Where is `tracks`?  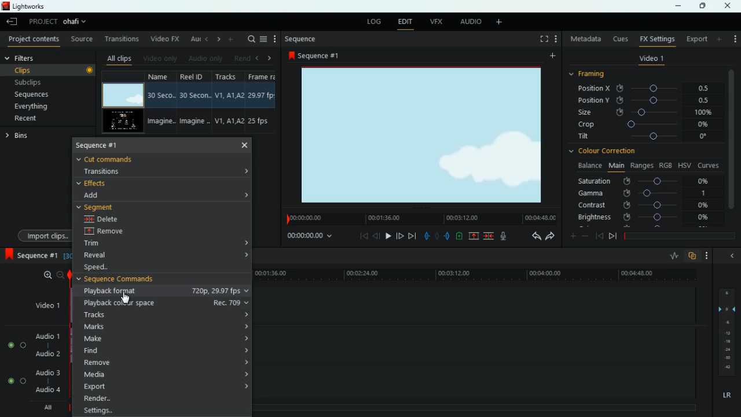
tracks is located at coordinates (228, 103).